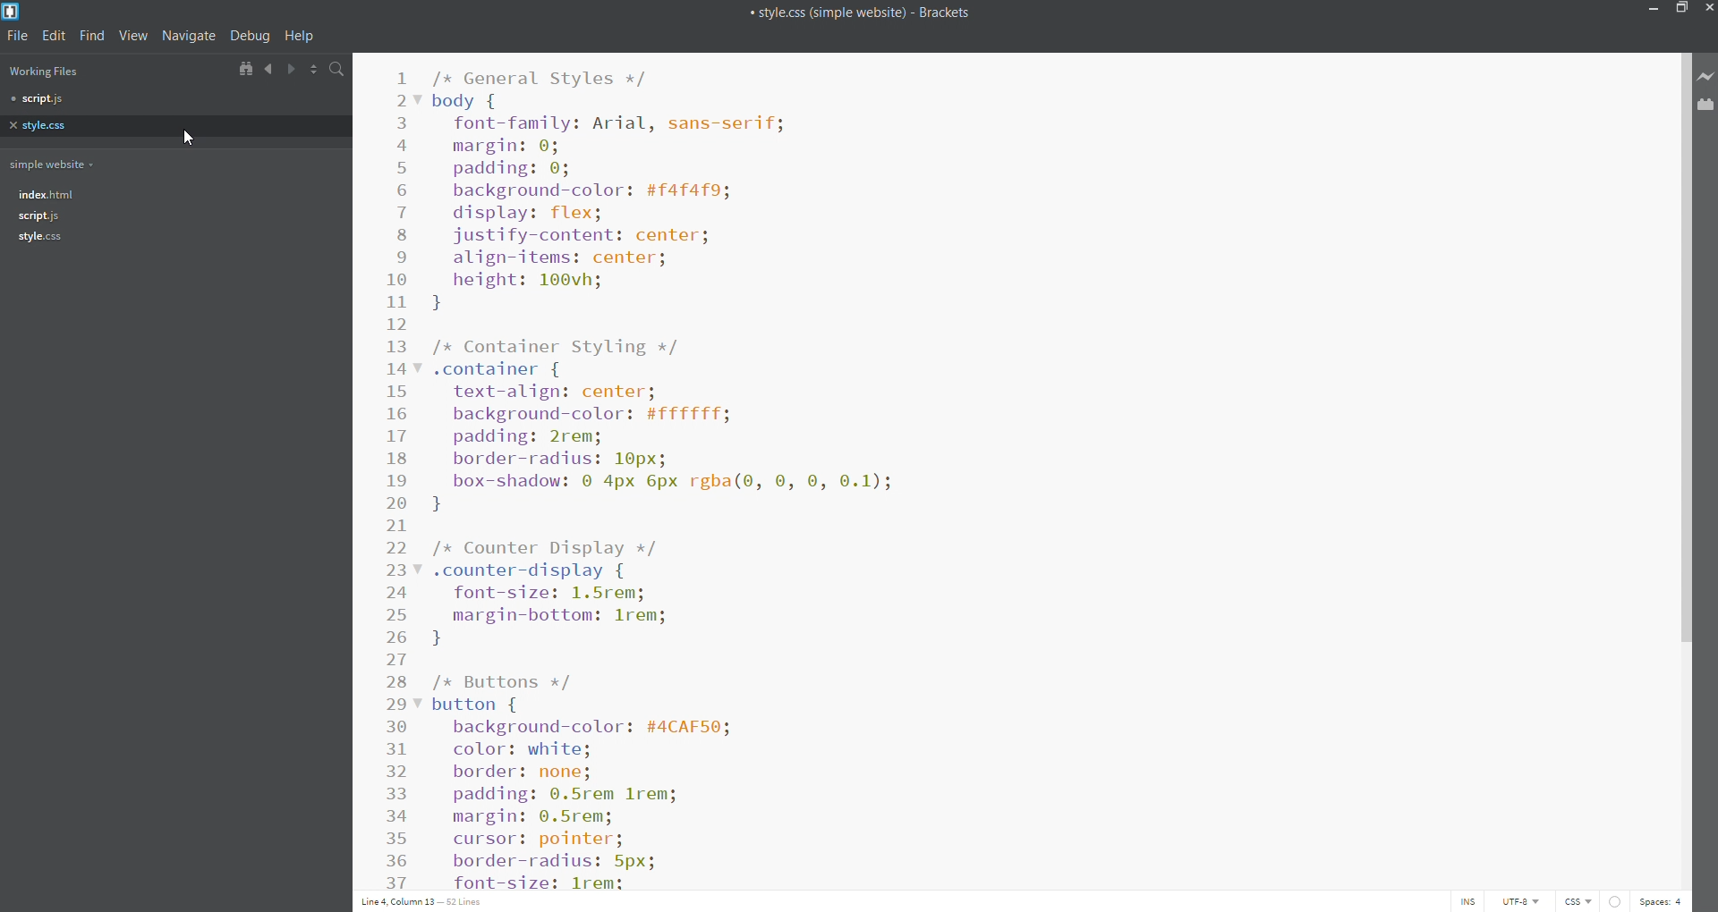  Describe the element at coordinates (173, 216) in the screenshot. I see `script.js` at that location.